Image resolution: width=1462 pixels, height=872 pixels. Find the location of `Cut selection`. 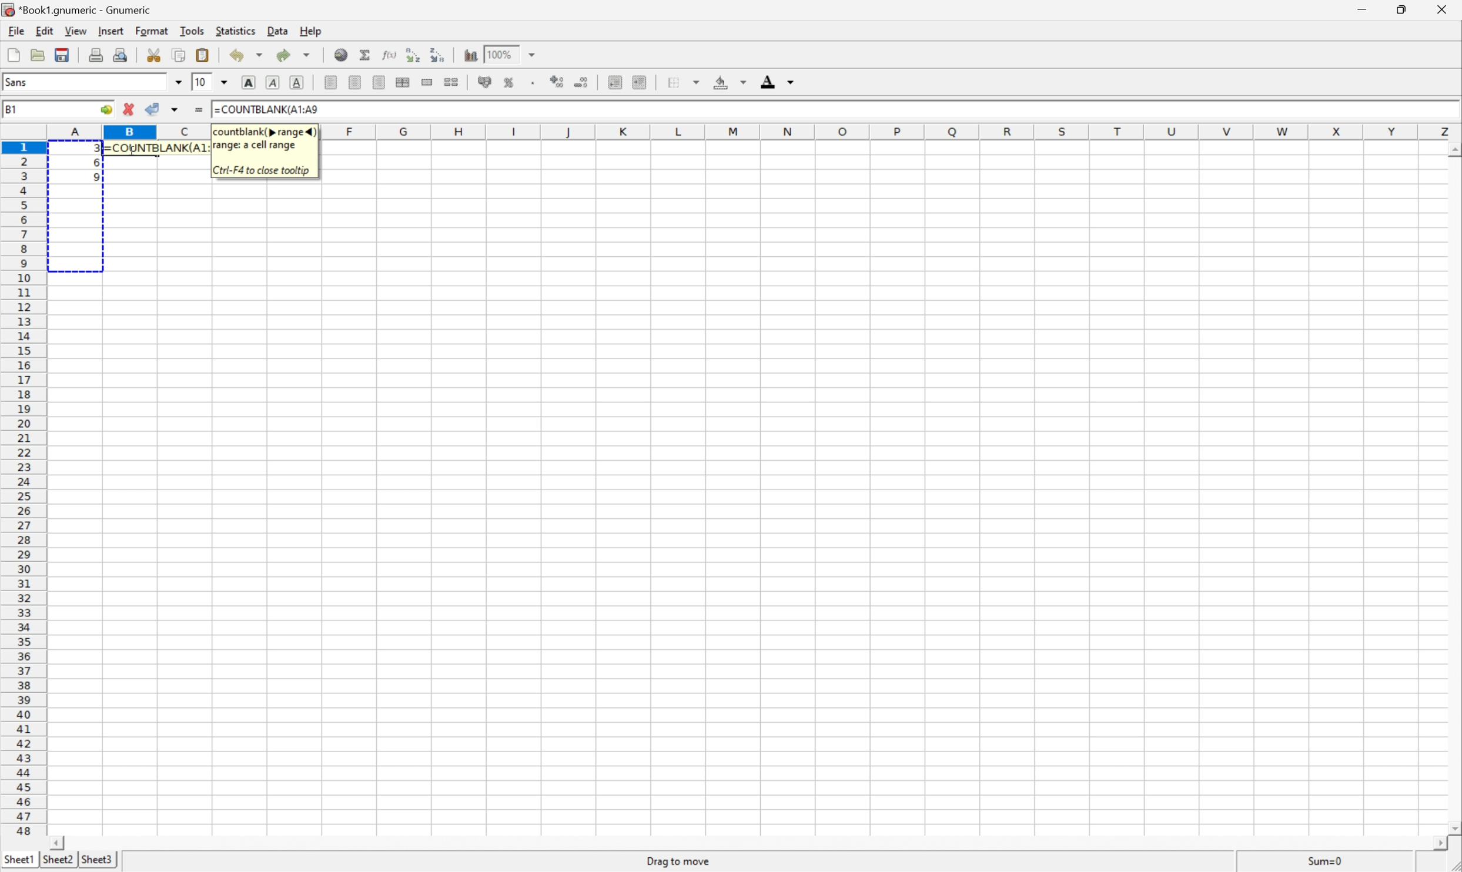

Cut selection is located at coordinates (153, 55).